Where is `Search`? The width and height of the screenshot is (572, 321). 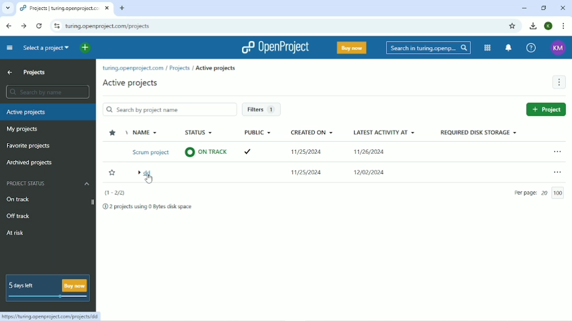 Search is located at coordinates (429, 48).